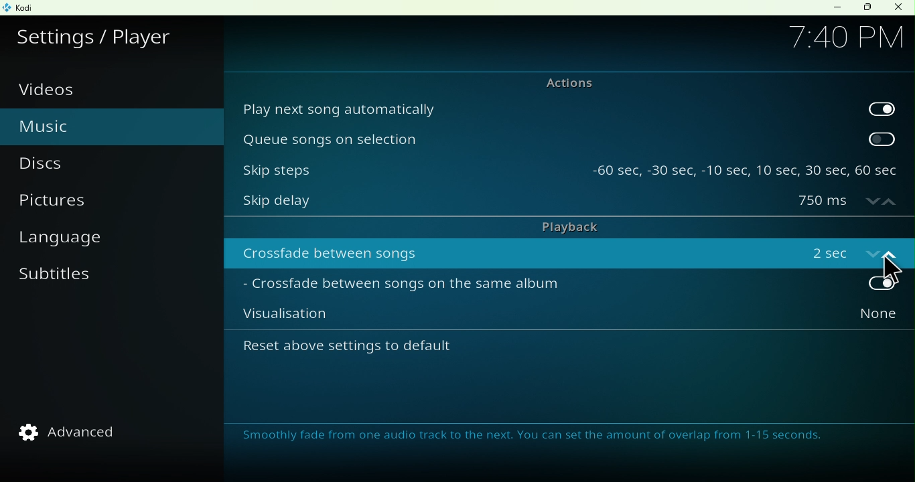  Describe the element at coordinates (849, 318) in the screenshot. I see `None` at that location.